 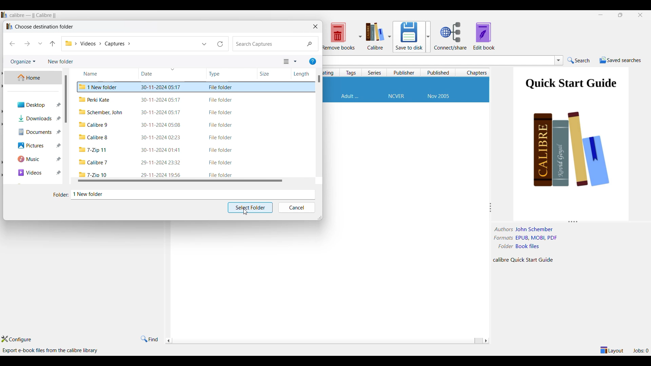 What do you see at coordinates (451, 36) in the screenshot?
I see `Connect/share` at bounding box center [451, 36].